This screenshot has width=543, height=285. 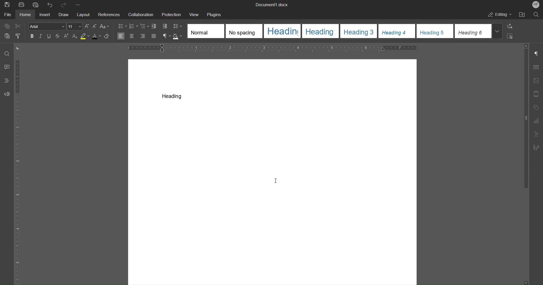 What do you see at coordinates (94, 27) in the screenshot?
I see `Decrease Size` at bounding box center [94, 27].